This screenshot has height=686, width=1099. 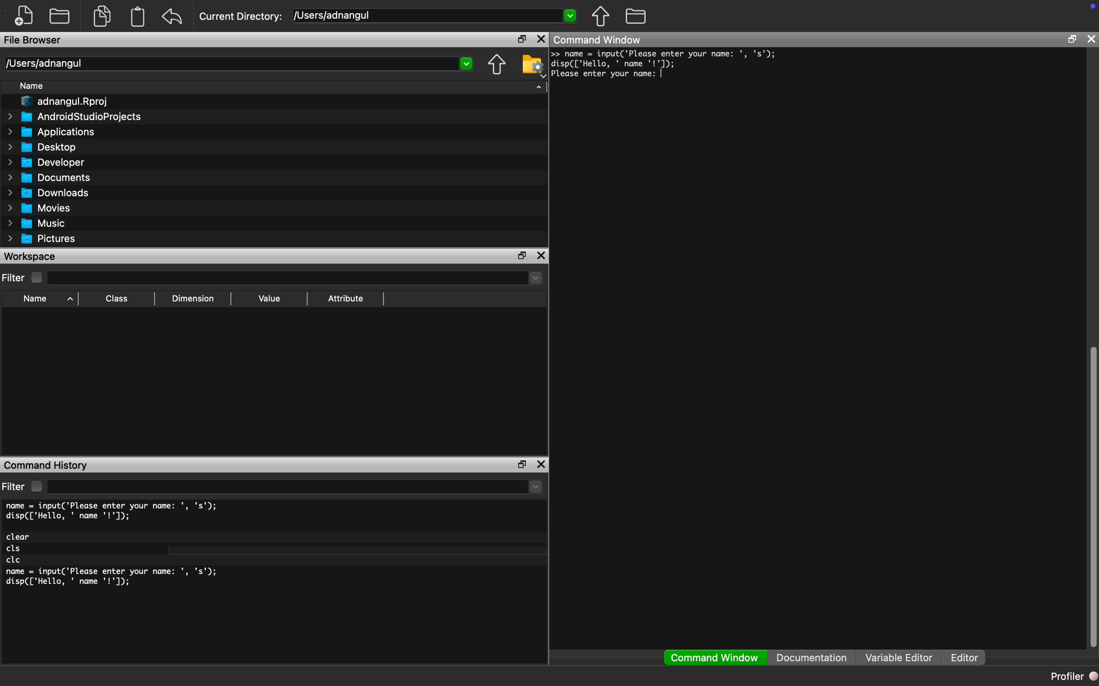 I want to click on Variable Editor, so click(x=899, y=657).